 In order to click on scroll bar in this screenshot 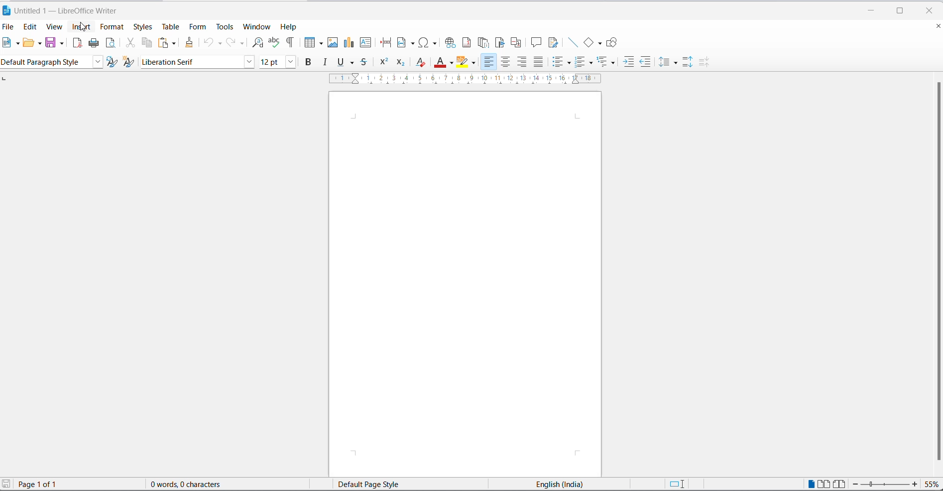, I will do `click(935, 272)`.